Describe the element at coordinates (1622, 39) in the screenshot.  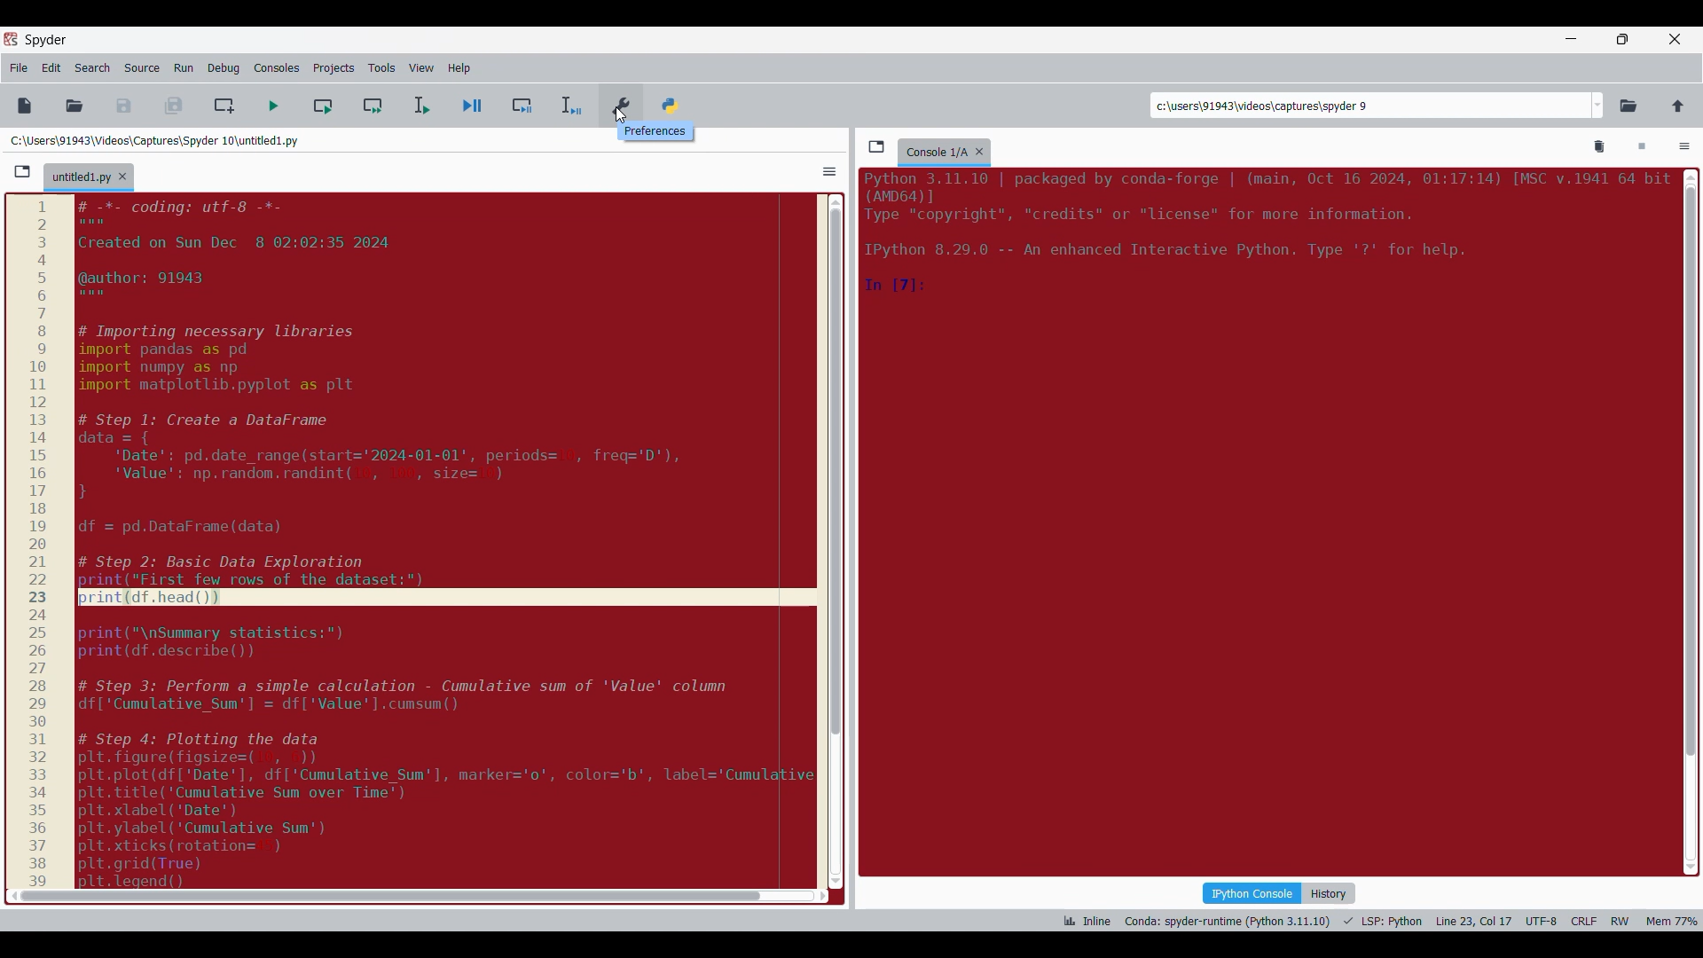
I see `Show in smaller tab` at that location.